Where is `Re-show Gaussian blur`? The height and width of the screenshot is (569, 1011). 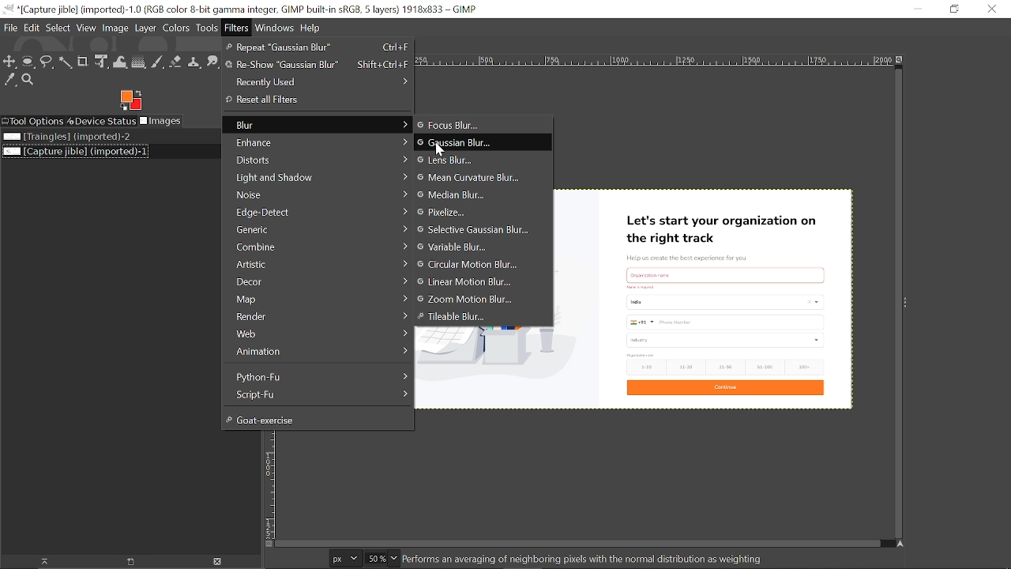 Re-show Gaussian blur is located at coordinates (317, 65).